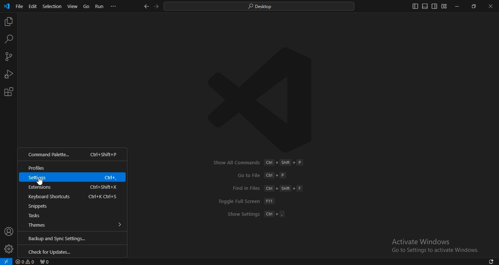  Describe the element at coordinates (74, 252) in the screenshot. I see `check for updates` at that location.